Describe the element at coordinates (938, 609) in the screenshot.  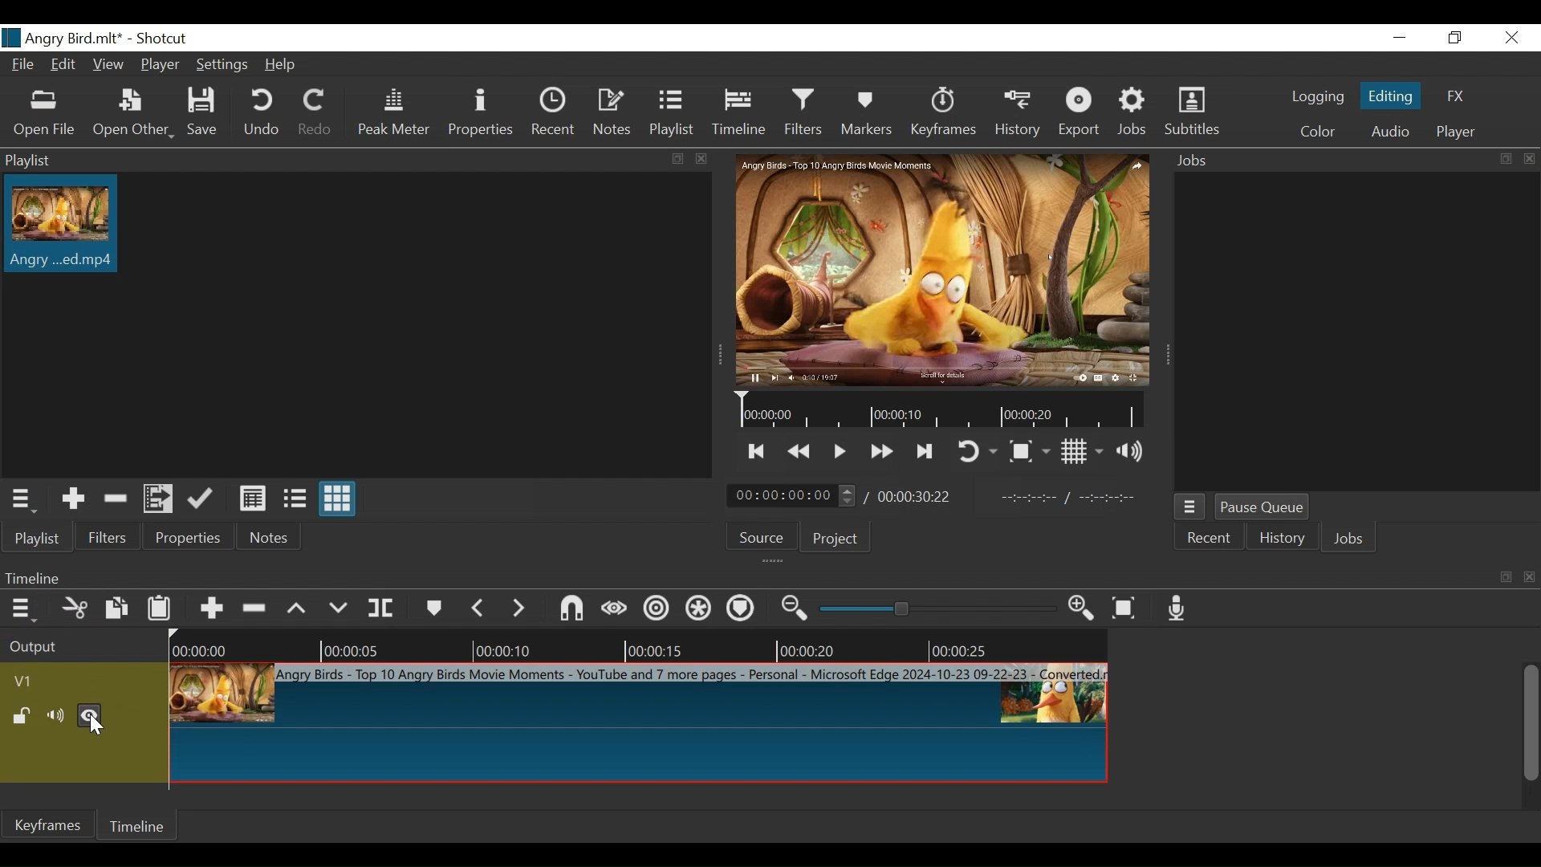
I see `Zoom slider` at that location.